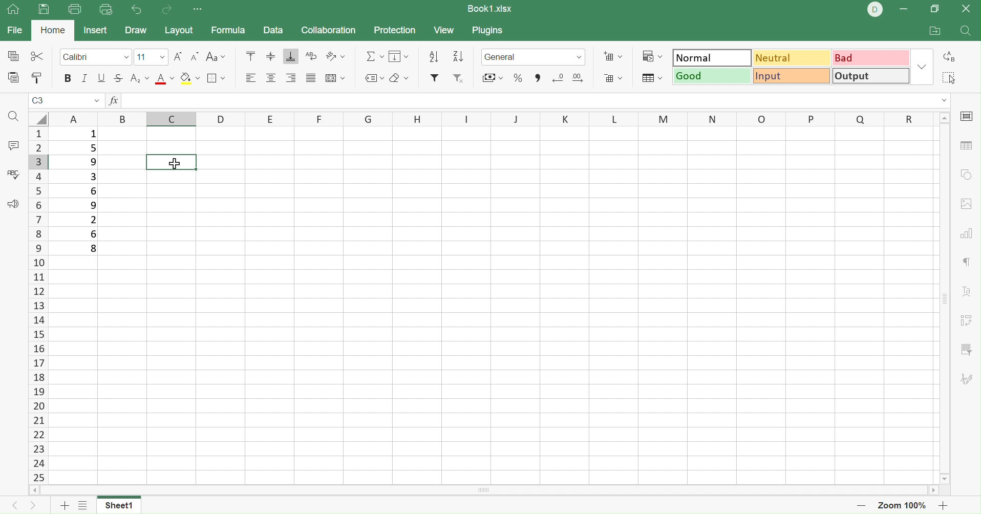 The height and width of the screenshot is (514, 981). I want to click on Number format, so click(524, 56).